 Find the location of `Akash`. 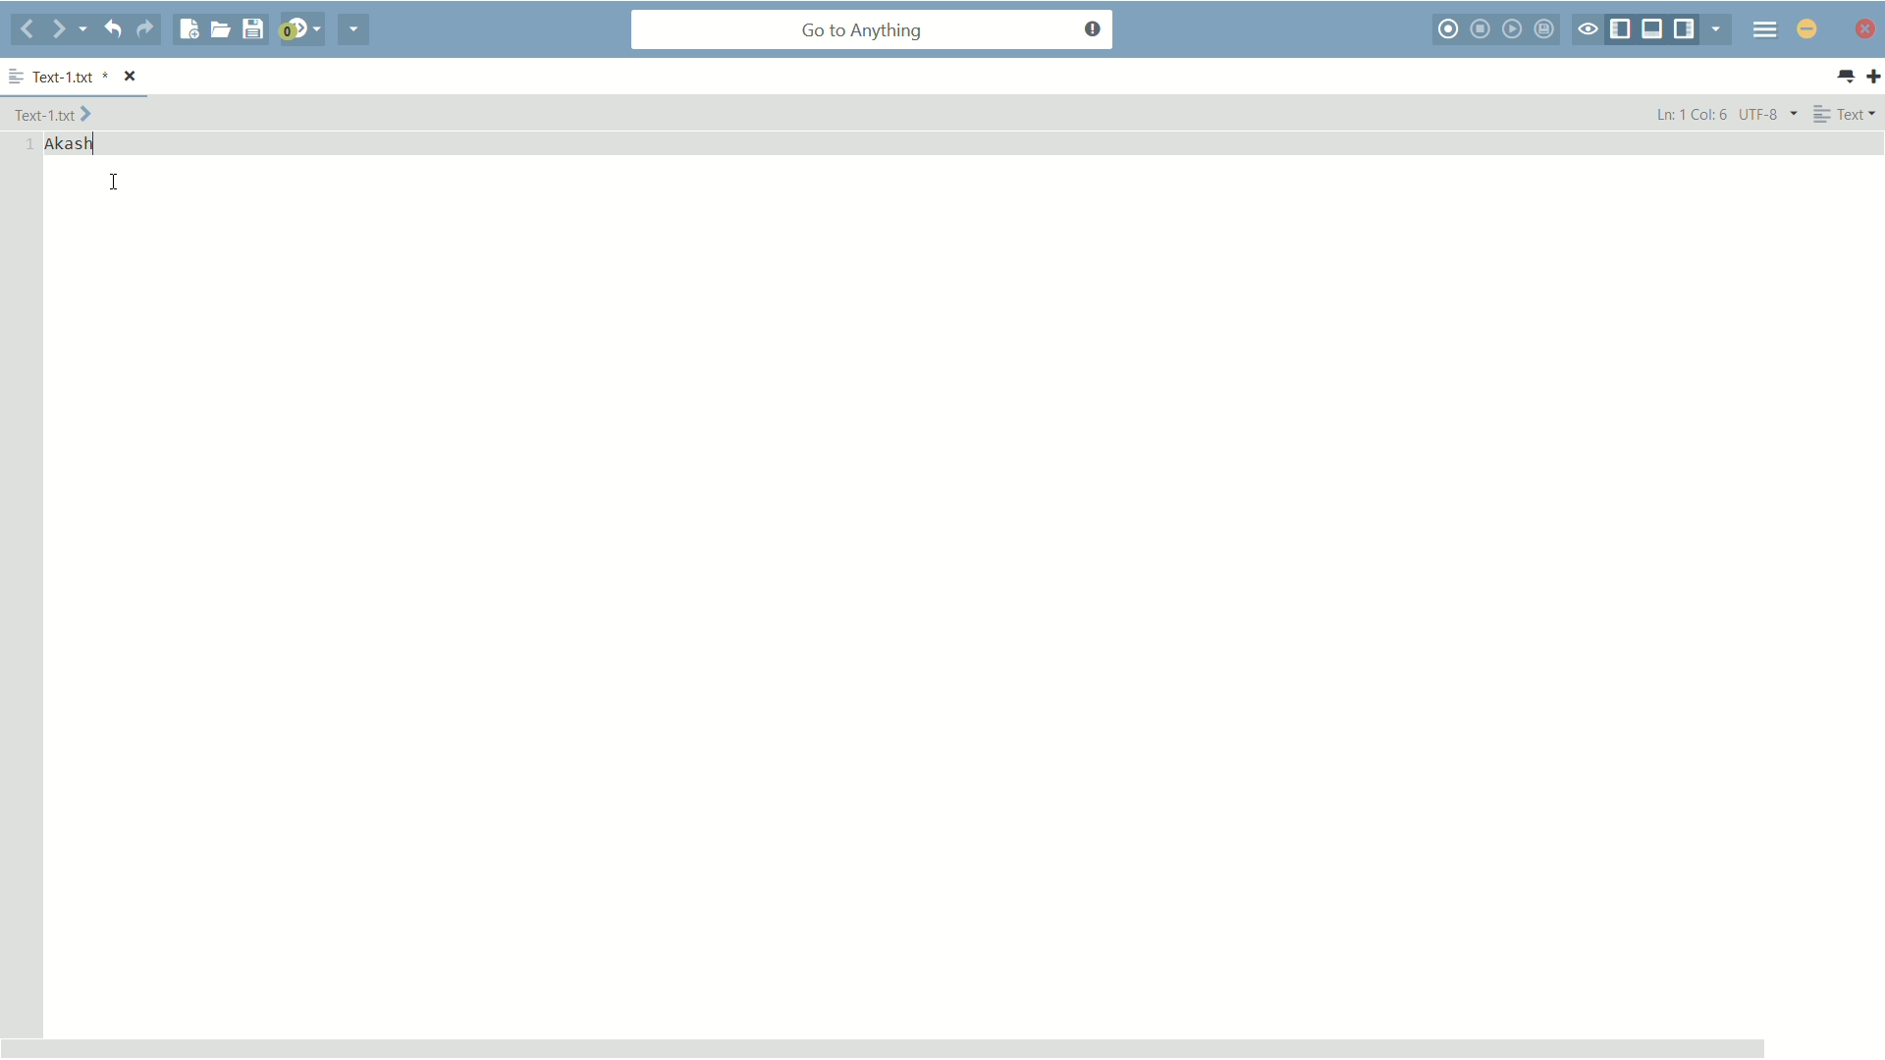

Akash is located at coordinates (76, 144).